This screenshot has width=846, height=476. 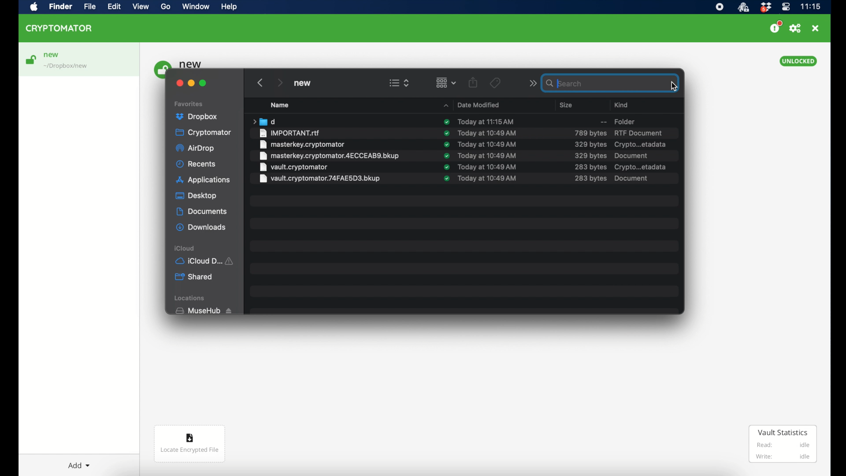 I want to click on applications, so click(x=204, y=180).